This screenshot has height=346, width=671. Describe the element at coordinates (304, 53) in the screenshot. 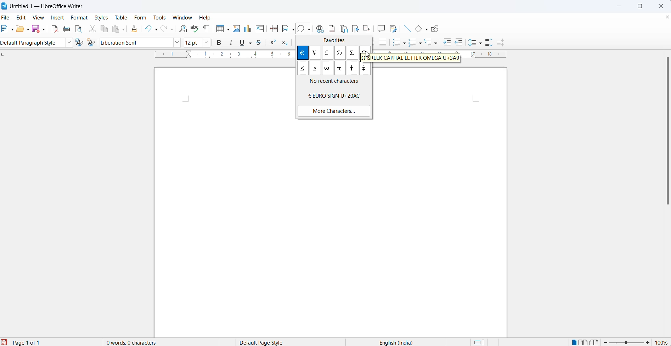

I see `euro` at that location.